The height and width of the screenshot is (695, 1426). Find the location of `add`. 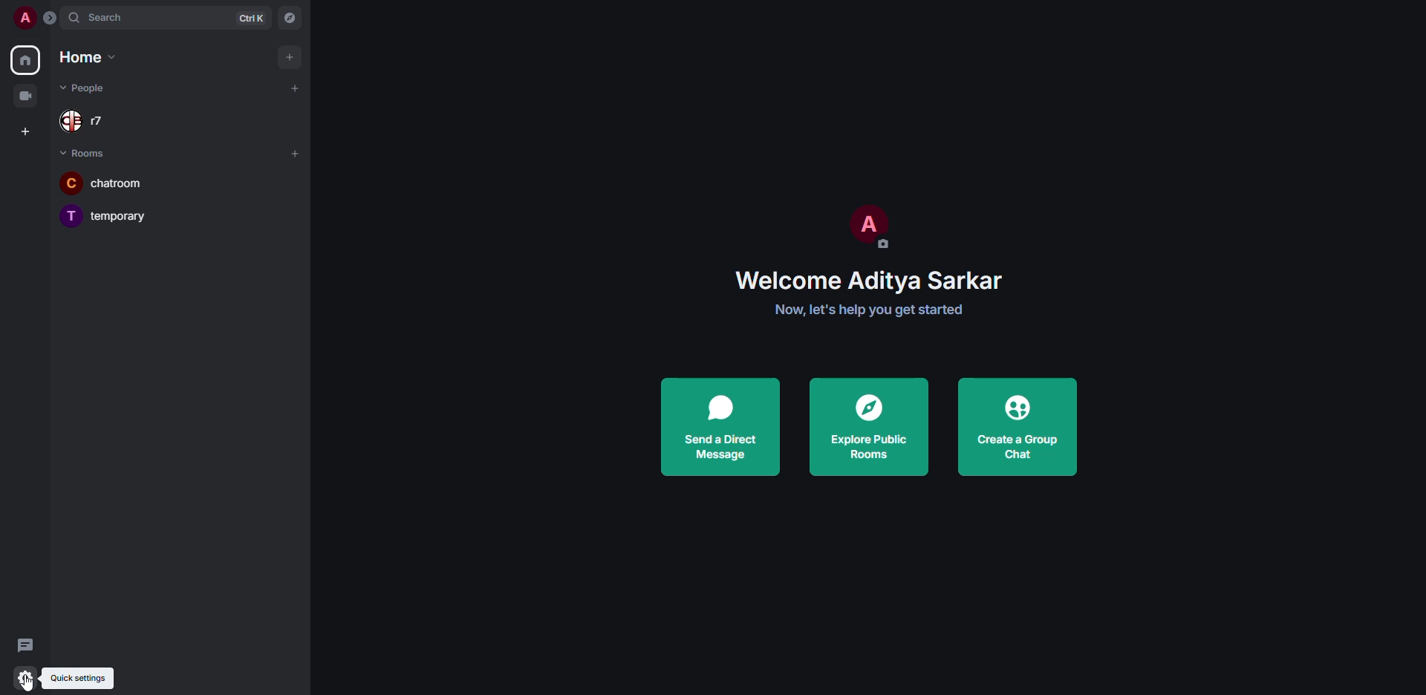

add is located at coordinates (297, 154).